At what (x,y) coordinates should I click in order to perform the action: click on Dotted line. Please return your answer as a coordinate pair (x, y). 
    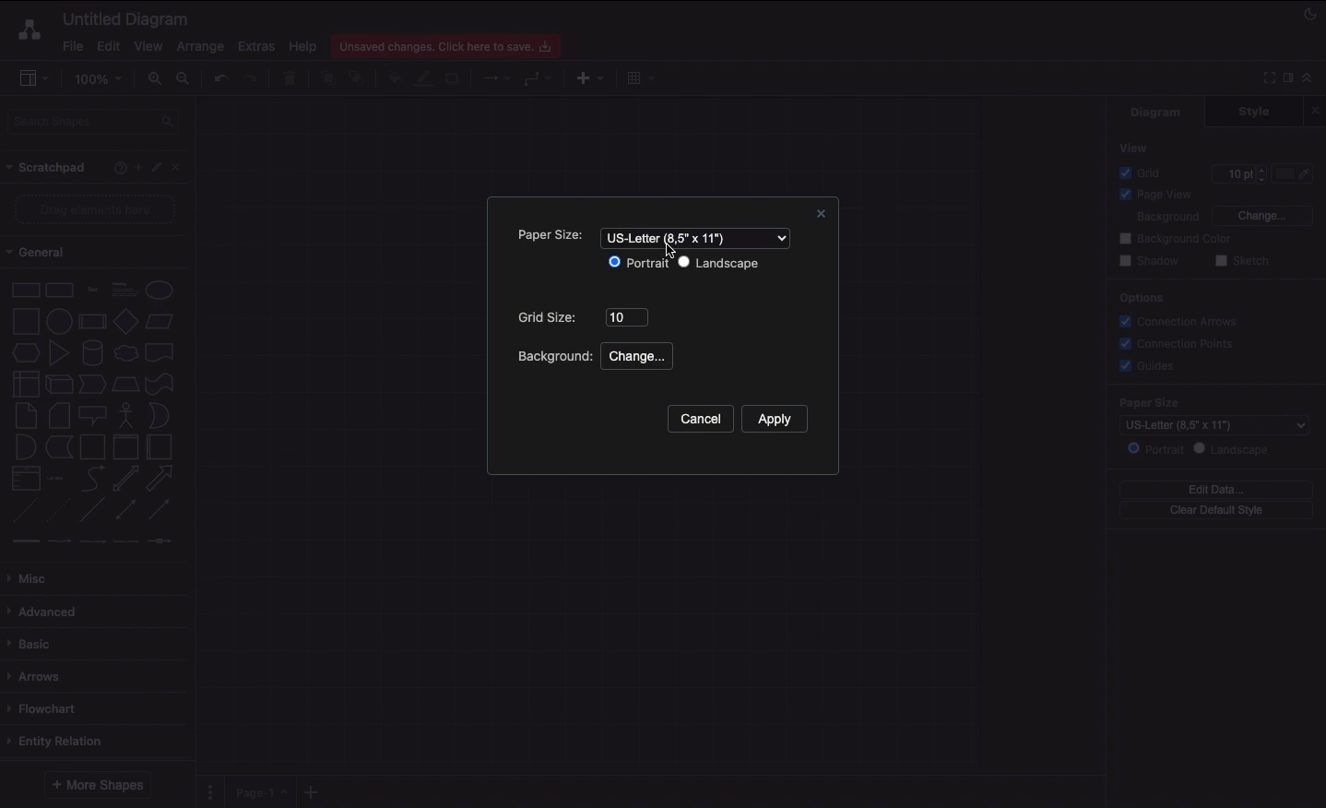
    Looking at the image, I should click on (58, 512).